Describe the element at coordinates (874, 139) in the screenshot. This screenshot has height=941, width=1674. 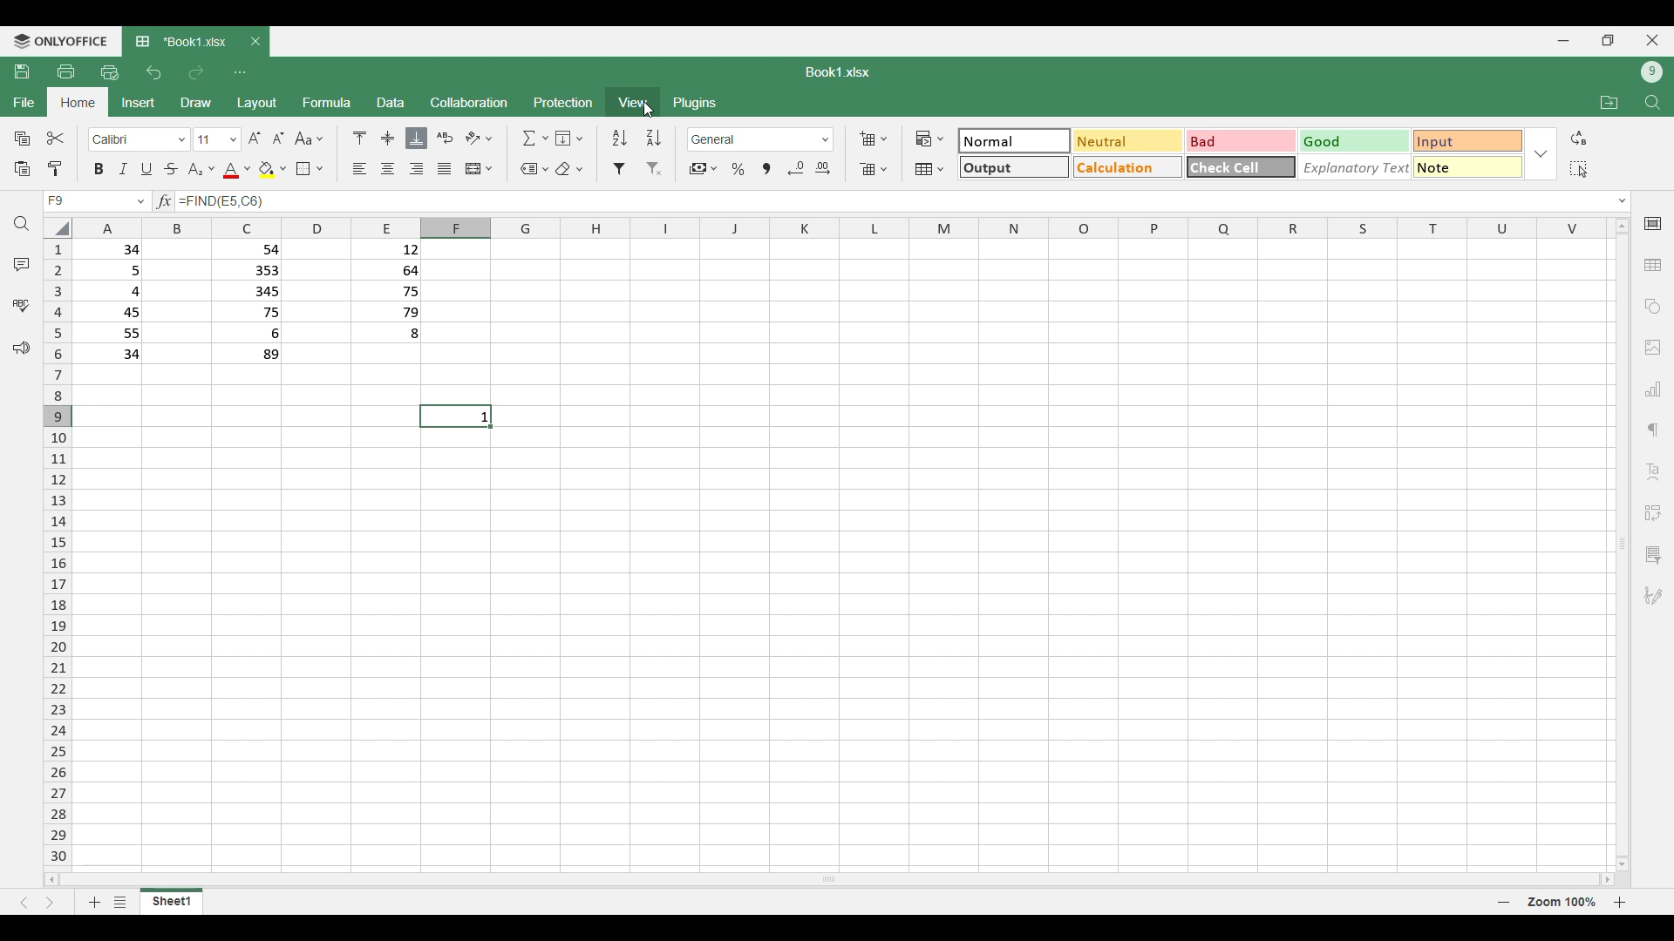
I see `Add cells` at that location.